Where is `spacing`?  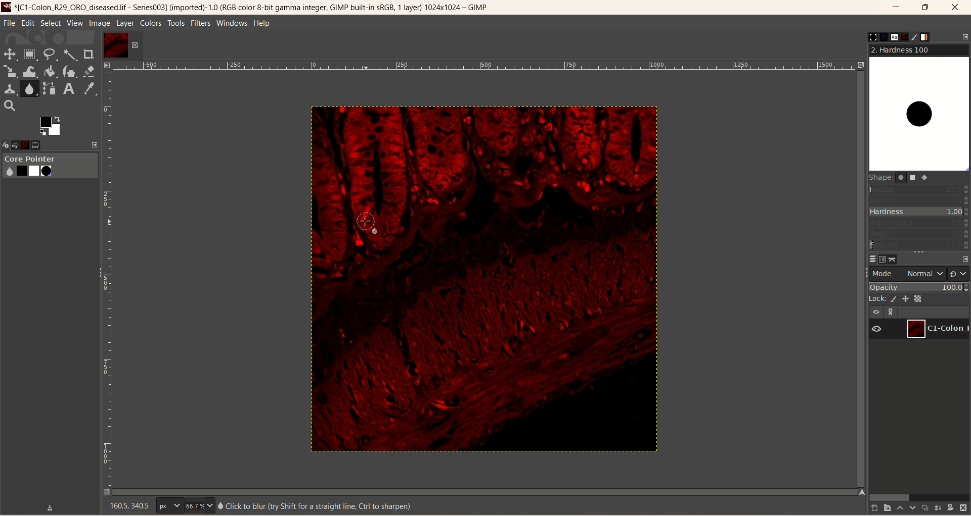 spacing is located at coordinates (919, 245).